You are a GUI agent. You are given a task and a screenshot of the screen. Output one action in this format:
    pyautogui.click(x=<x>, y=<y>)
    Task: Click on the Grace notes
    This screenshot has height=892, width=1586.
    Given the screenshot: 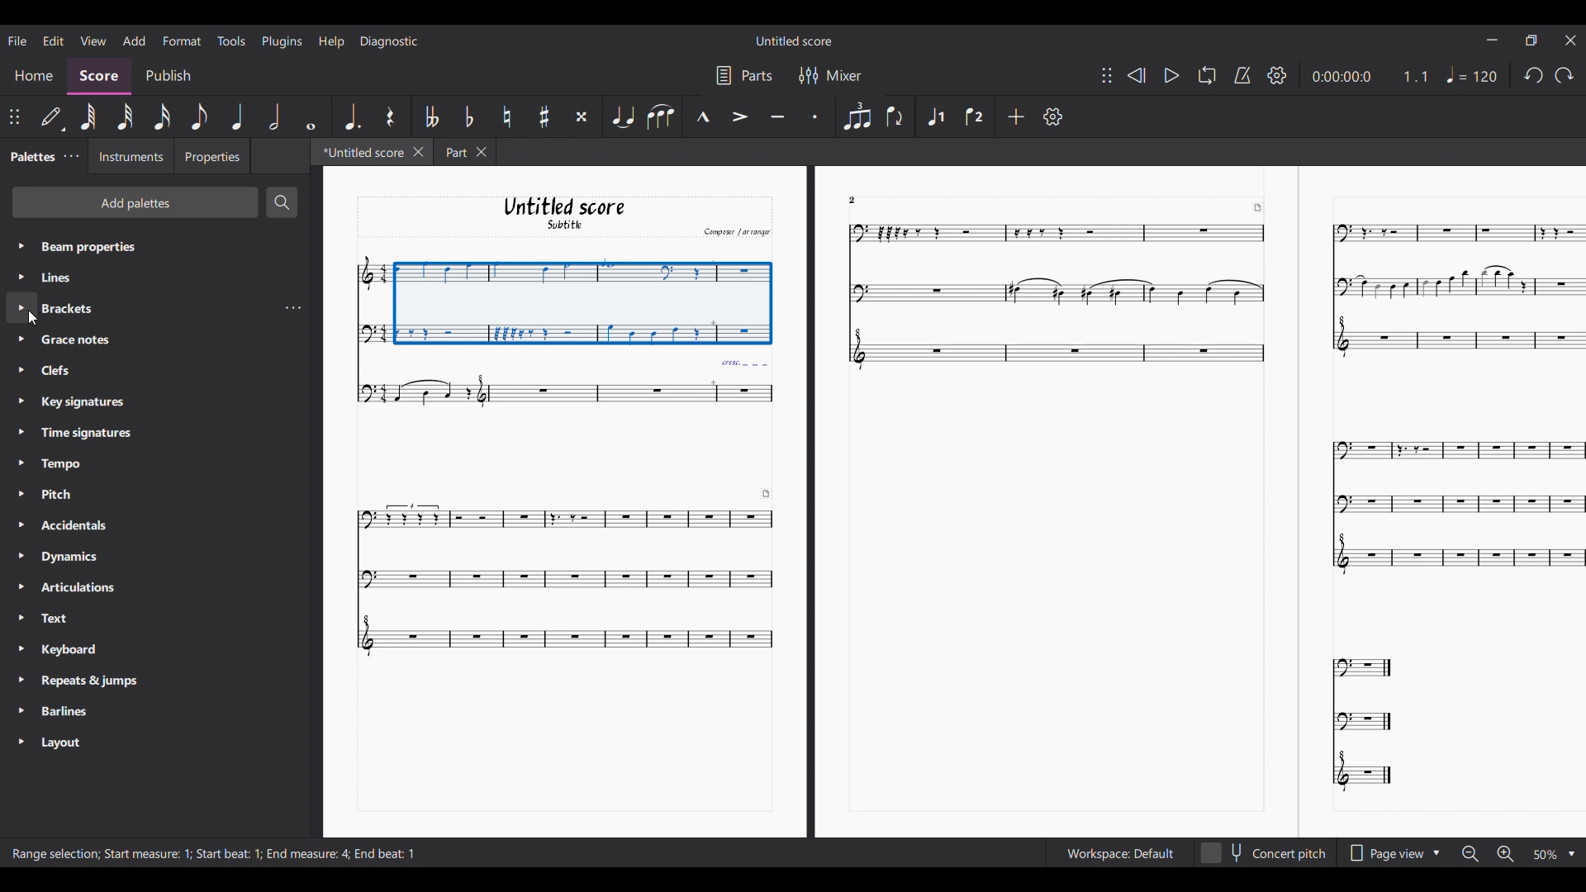 What is the action you would take?
    pyautogui.click(x=78, y=339)
    